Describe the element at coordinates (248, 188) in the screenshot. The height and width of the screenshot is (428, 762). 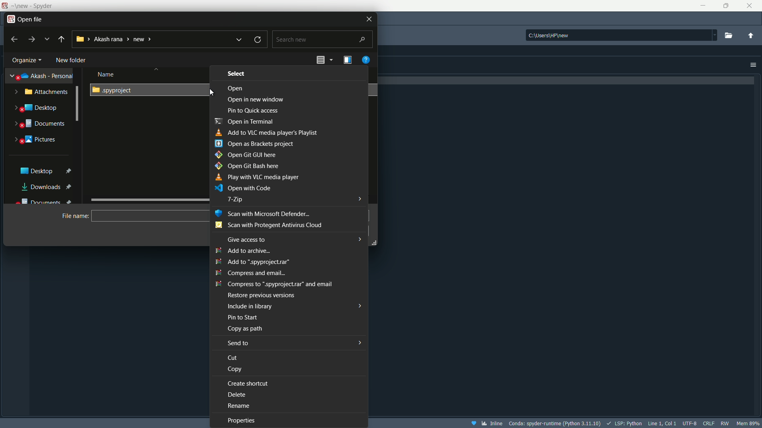
I see `open with code` at that location.